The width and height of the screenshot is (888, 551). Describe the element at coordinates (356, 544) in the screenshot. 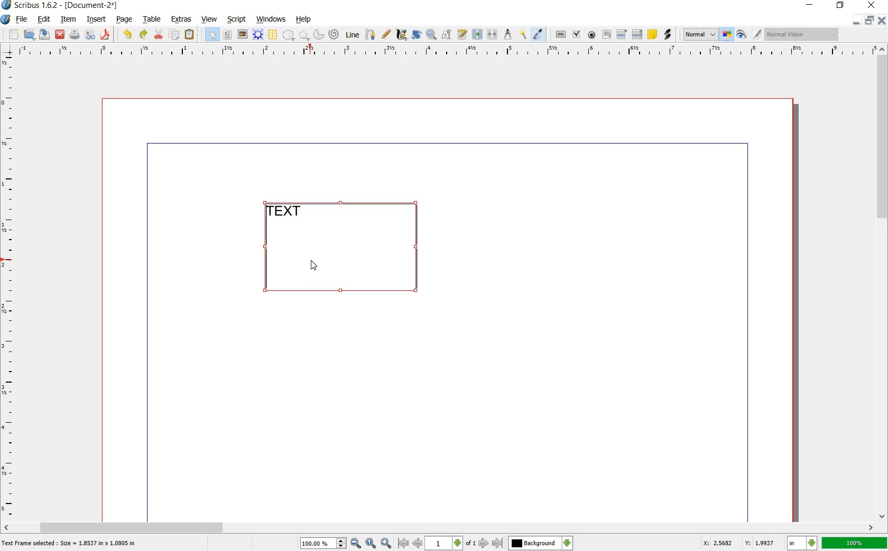

I see `zoom out` at that location.